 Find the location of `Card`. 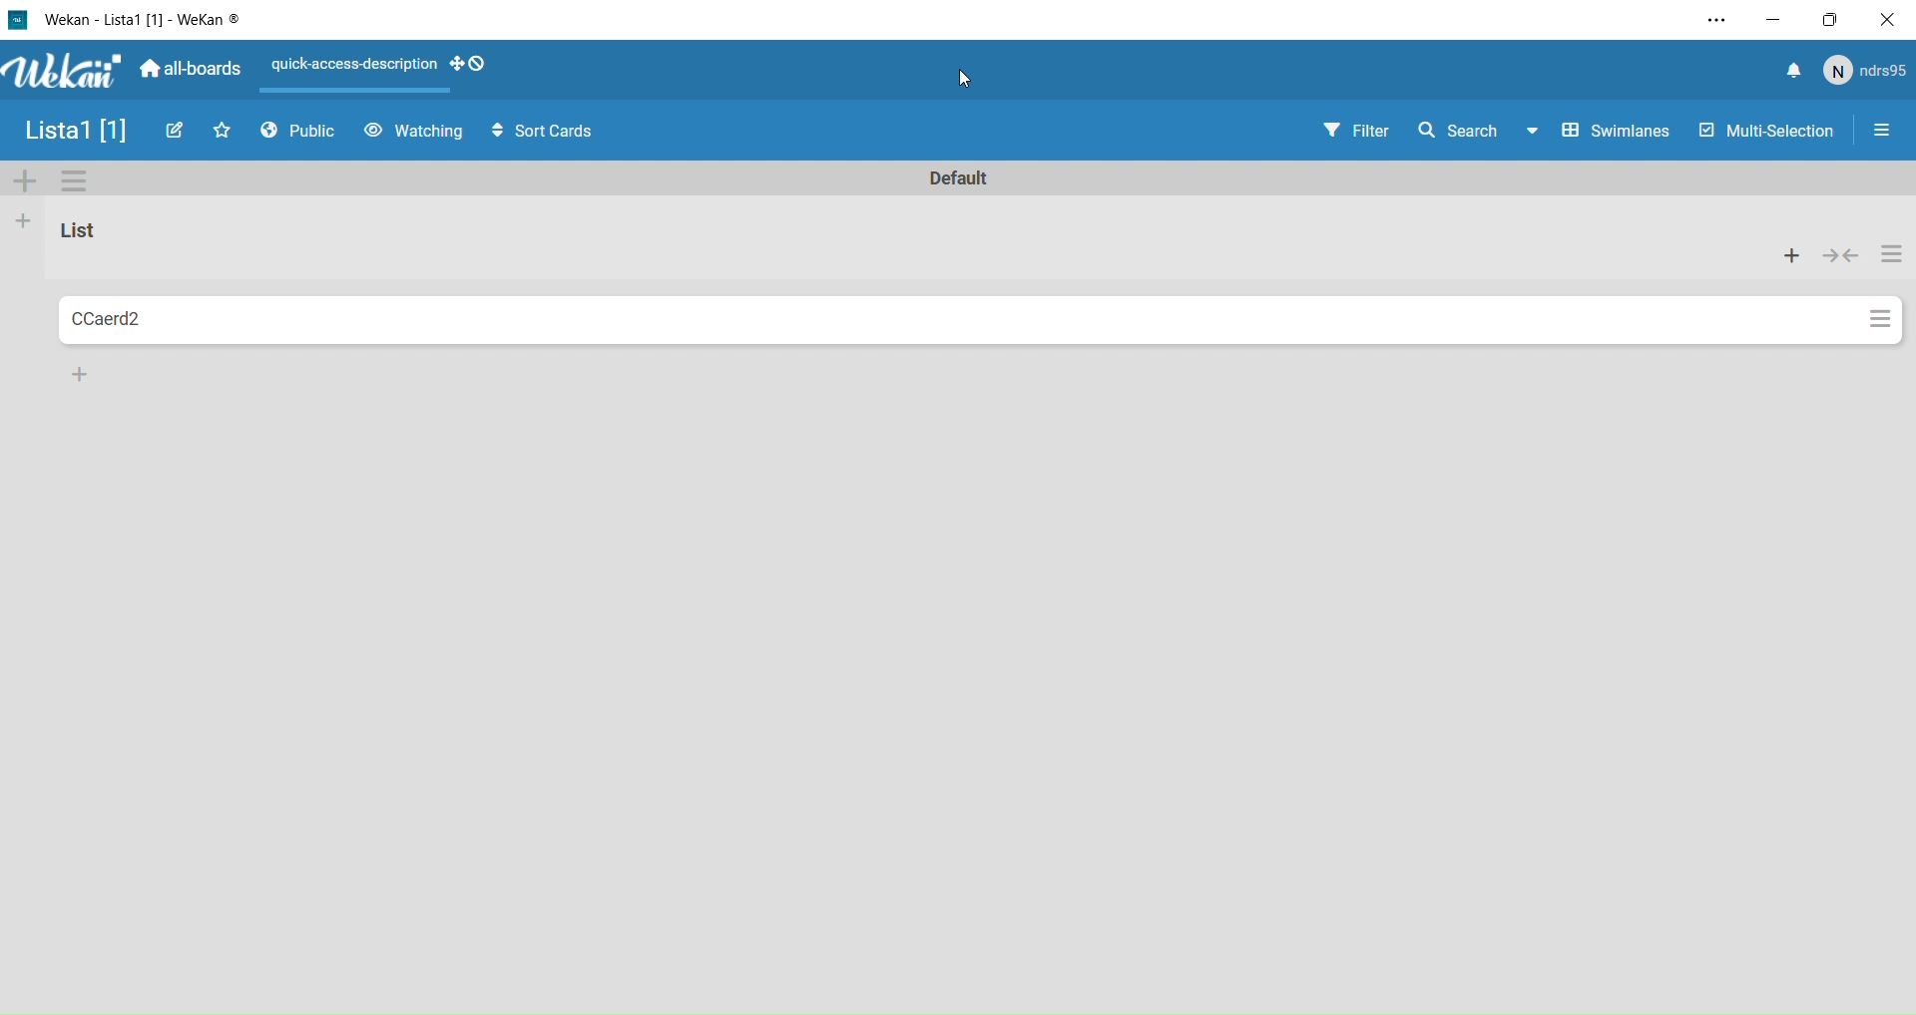

Card is located at coordinates (948, 323).